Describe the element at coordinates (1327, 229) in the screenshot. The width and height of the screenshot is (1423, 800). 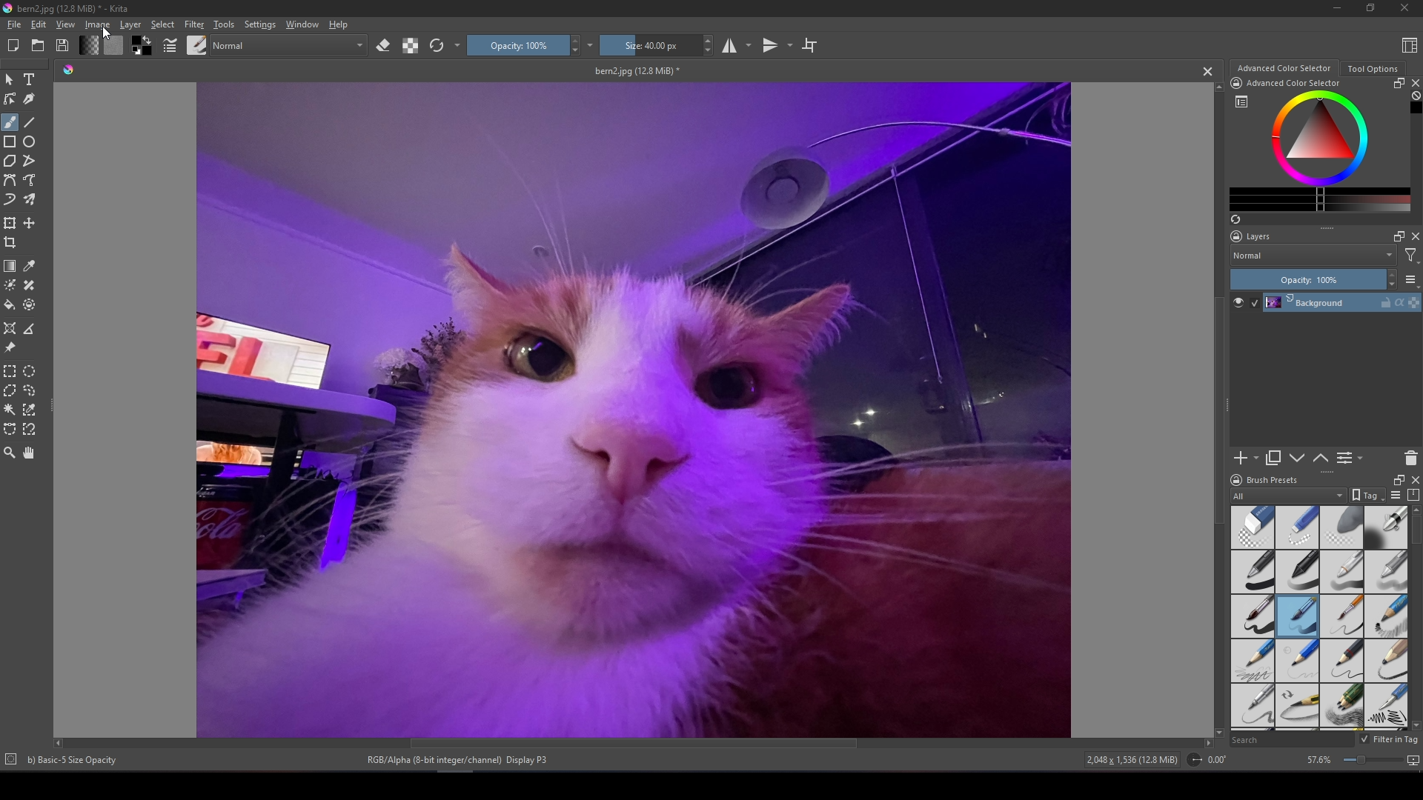
I see `Layer interface slider` at that location.